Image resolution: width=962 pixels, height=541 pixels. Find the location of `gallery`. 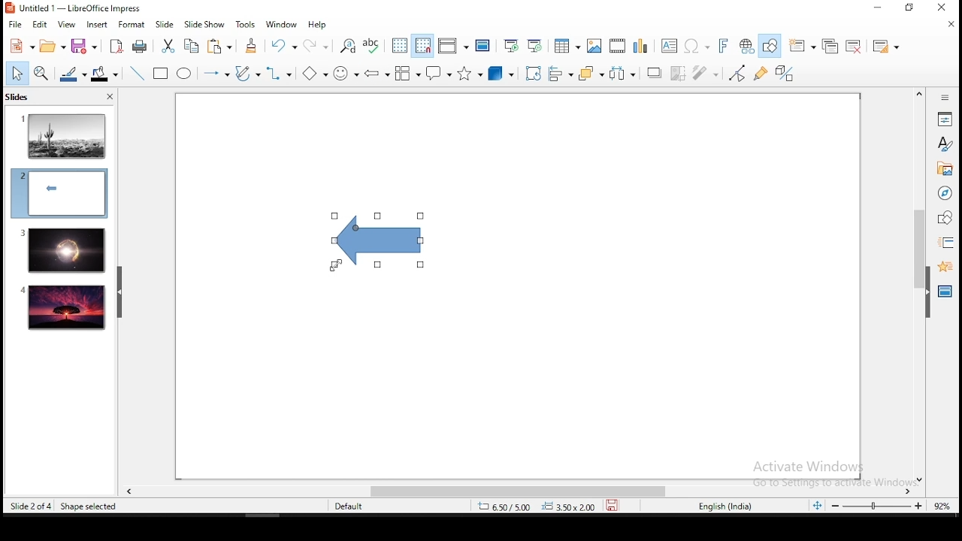

gallery is located at coordinates (945, 171).